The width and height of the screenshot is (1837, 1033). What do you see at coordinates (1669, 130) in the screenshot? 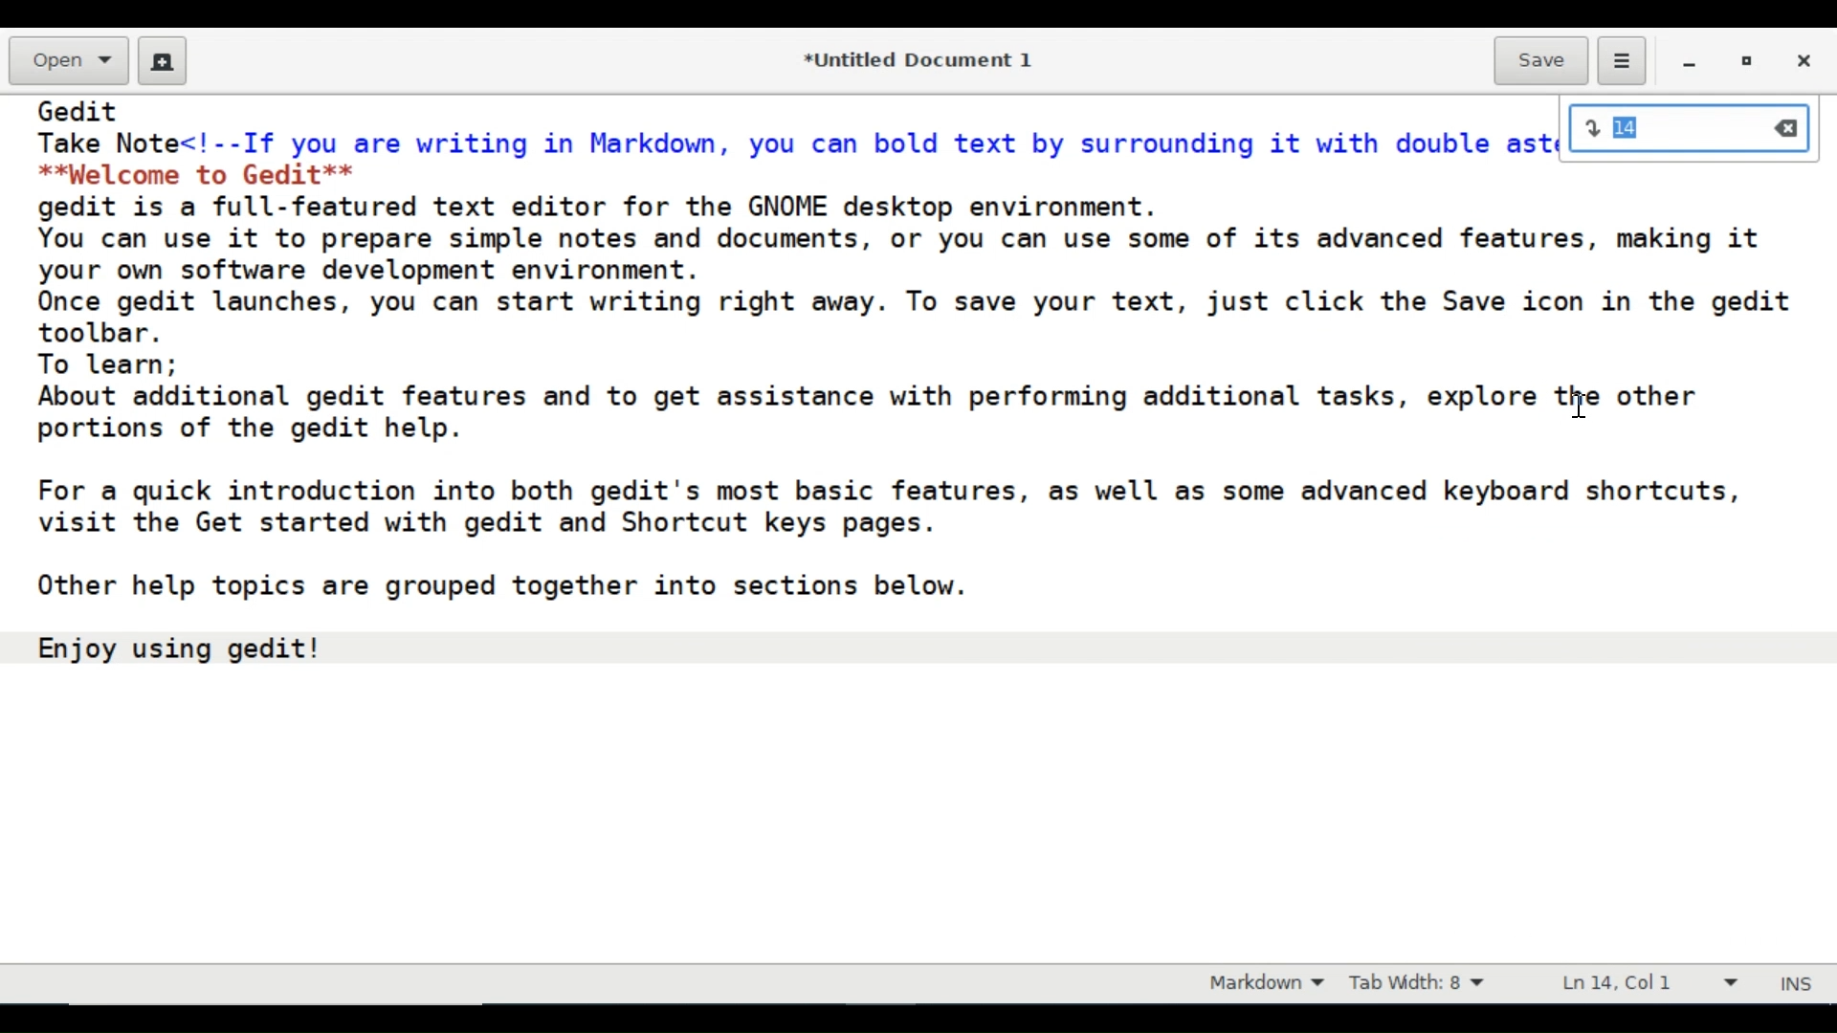
I see `input line number` at bounding box center [1669, 130].